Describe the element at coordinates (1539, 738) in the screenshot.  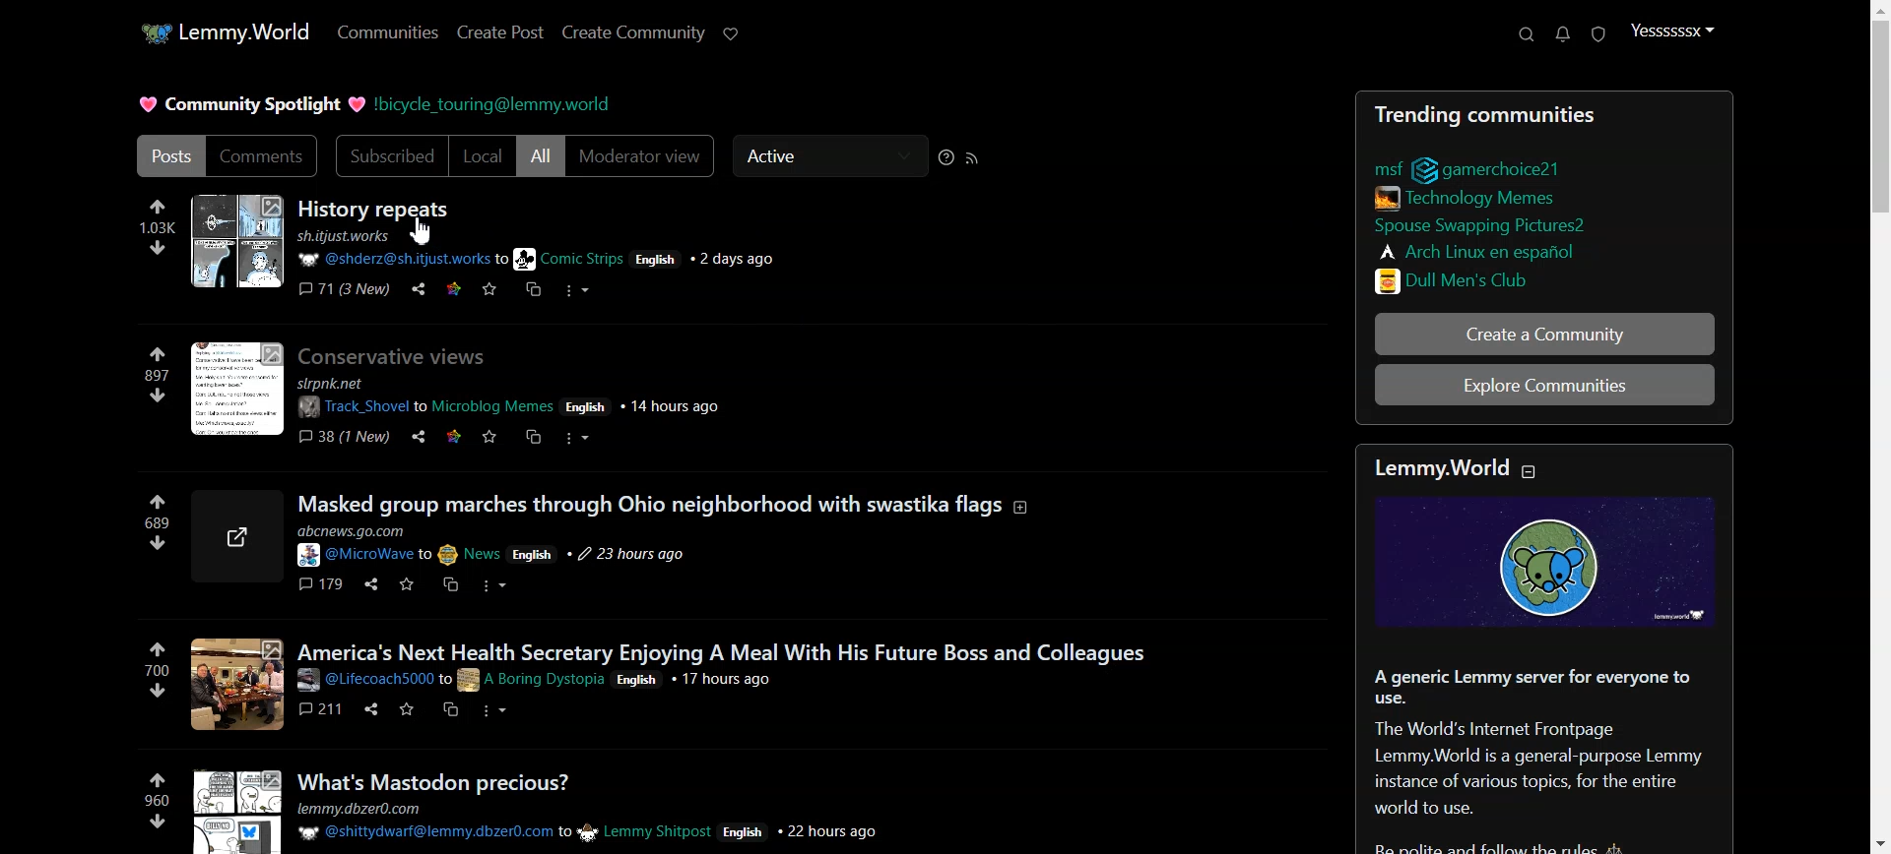
I see `| A generic Lemmy server for everyone touse.The World's Internet FrontpageLemmy.World is a general-purpose Lemmyinstance of various topics, for the entire world to use.` at that location.